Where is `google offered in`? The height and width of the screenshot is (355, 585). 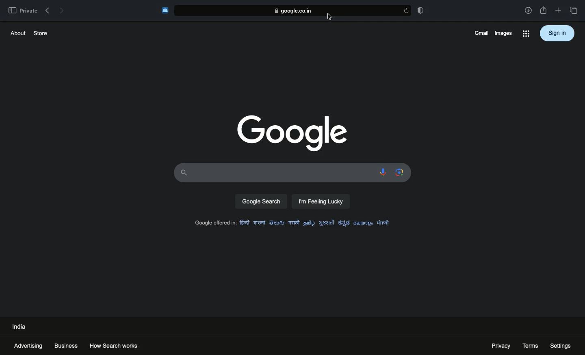
google offered in is located at coordinates (214, 223).